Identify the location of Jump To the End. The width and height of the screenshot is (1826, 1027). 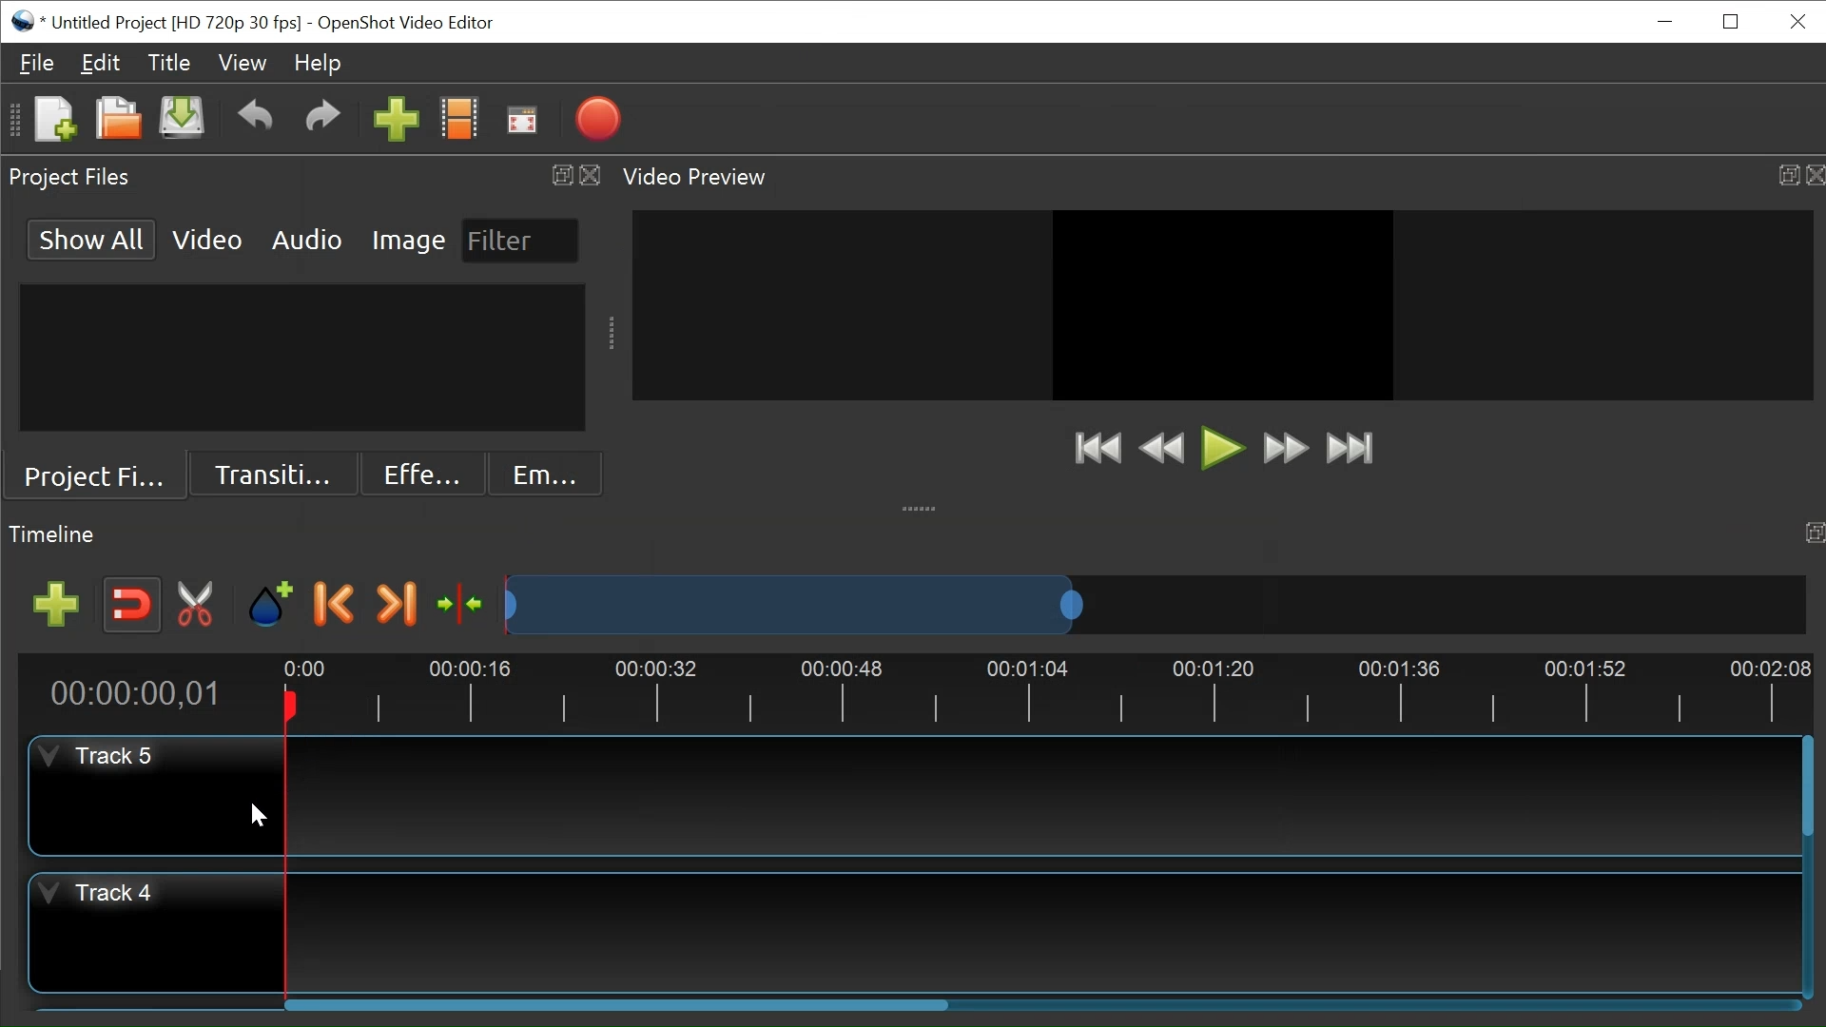
(1350, 448).